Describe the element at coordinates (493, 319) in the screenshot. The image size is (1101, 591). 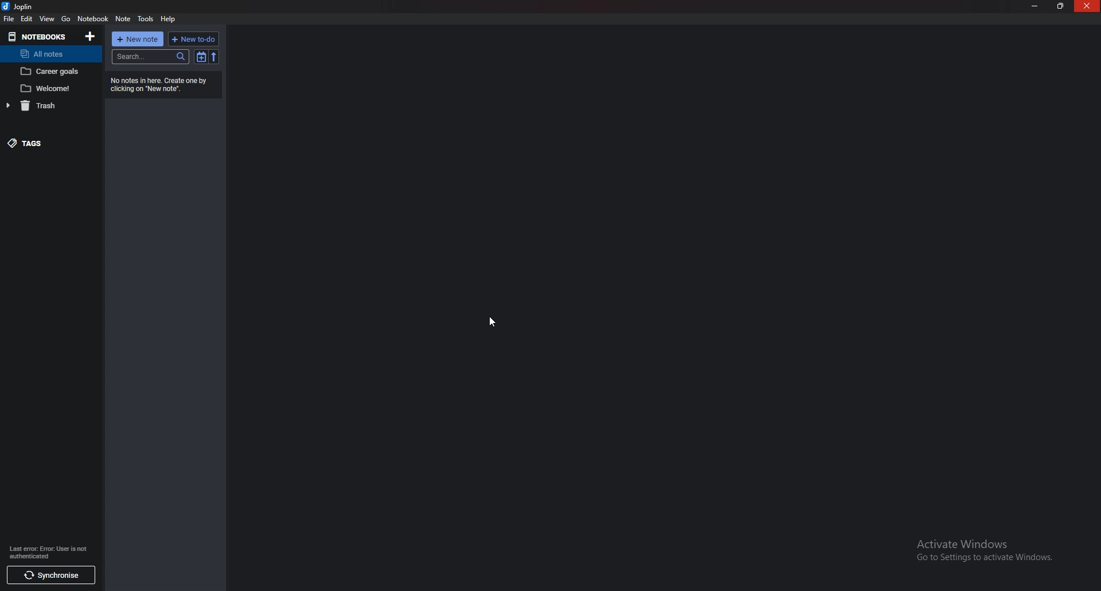
I see `cursor` at that location.